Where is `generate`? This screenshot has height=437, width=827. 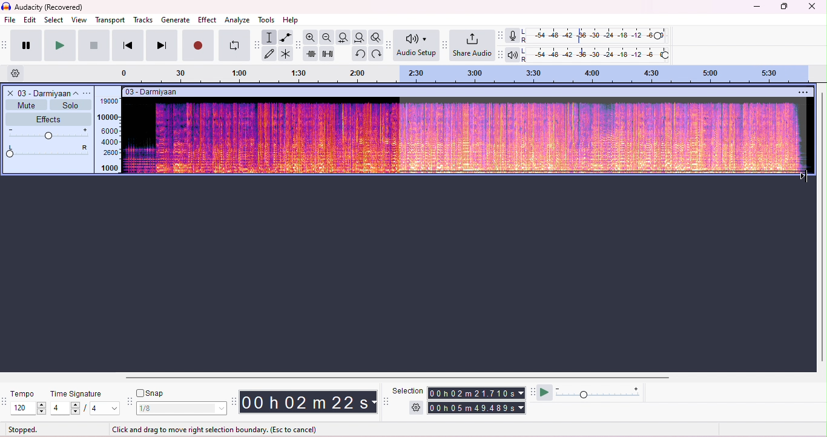 generate is located at coordinates (176, 19).